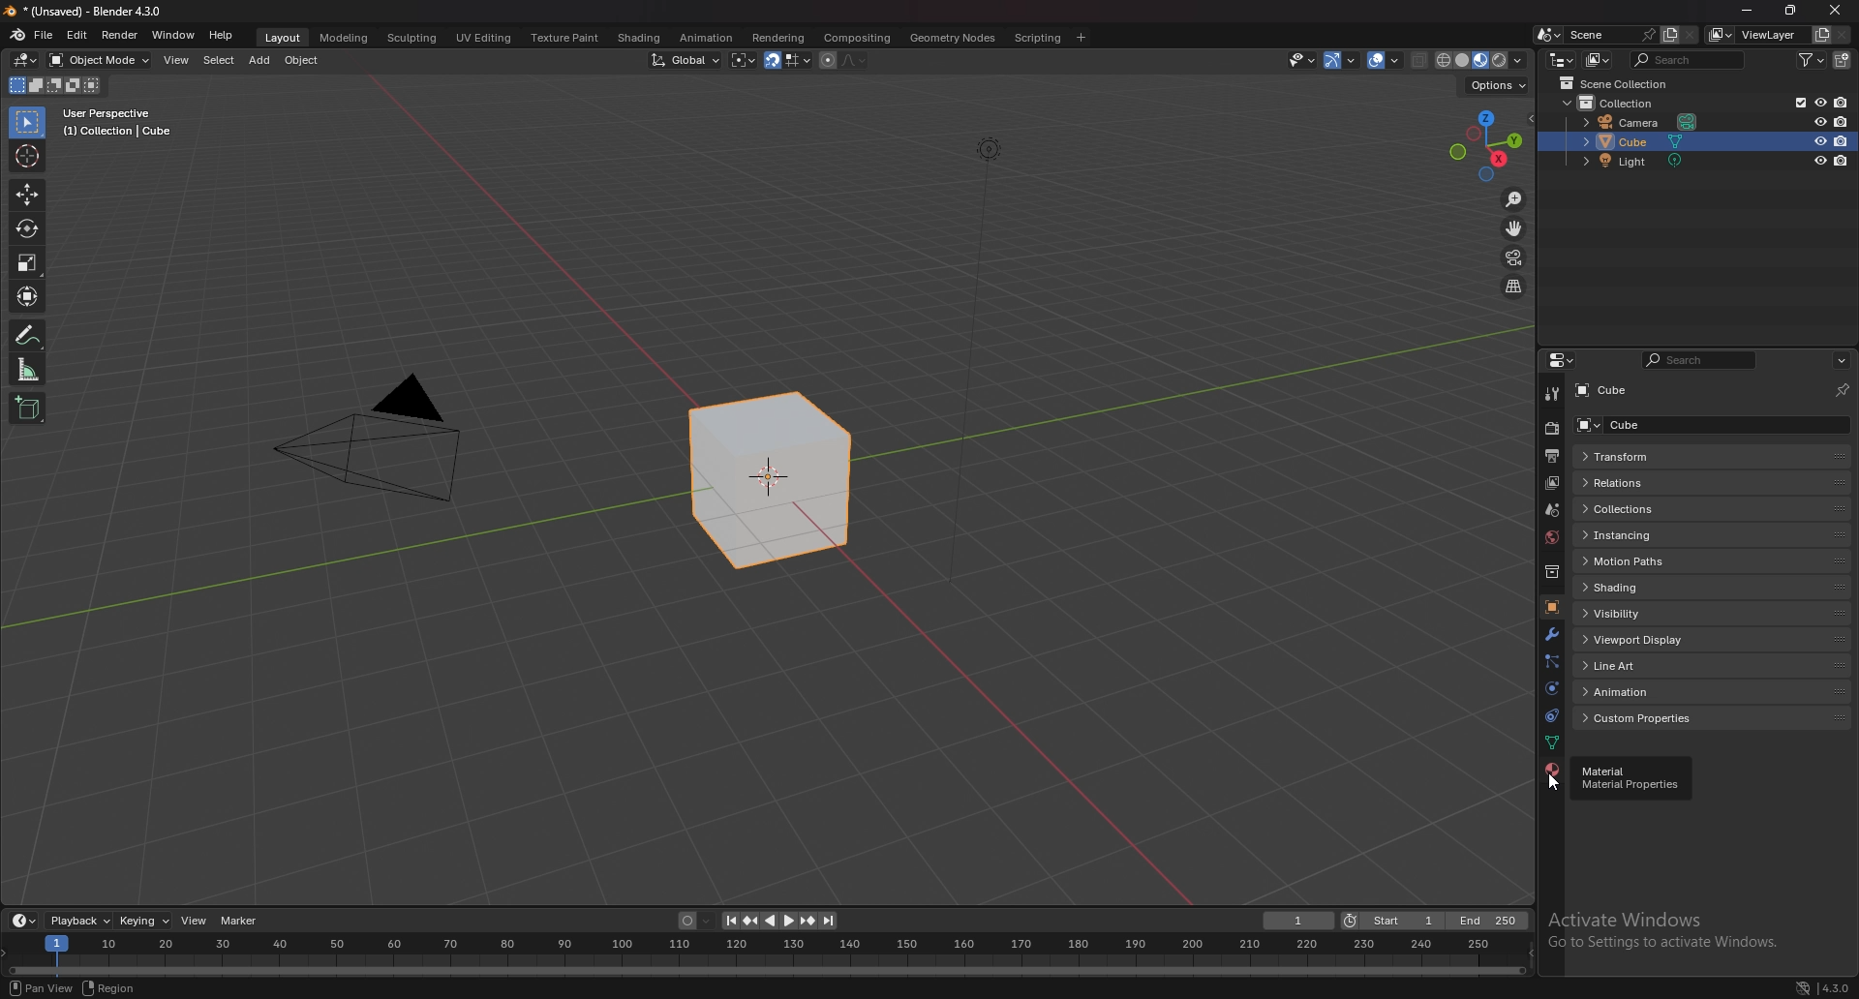 The image size is (1859, 999). Describe the element at coordinates (1709, 454) in the screenshot. I see `transform` at that location.